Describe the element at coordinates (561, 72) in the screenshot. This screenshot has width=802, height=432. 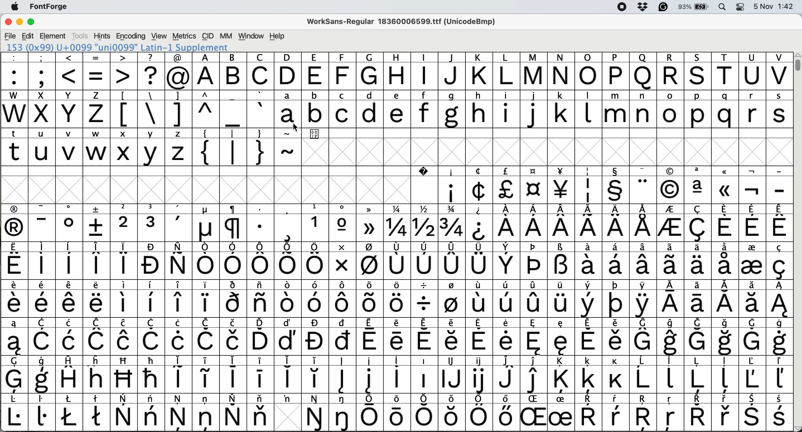
I see `N` at that location.